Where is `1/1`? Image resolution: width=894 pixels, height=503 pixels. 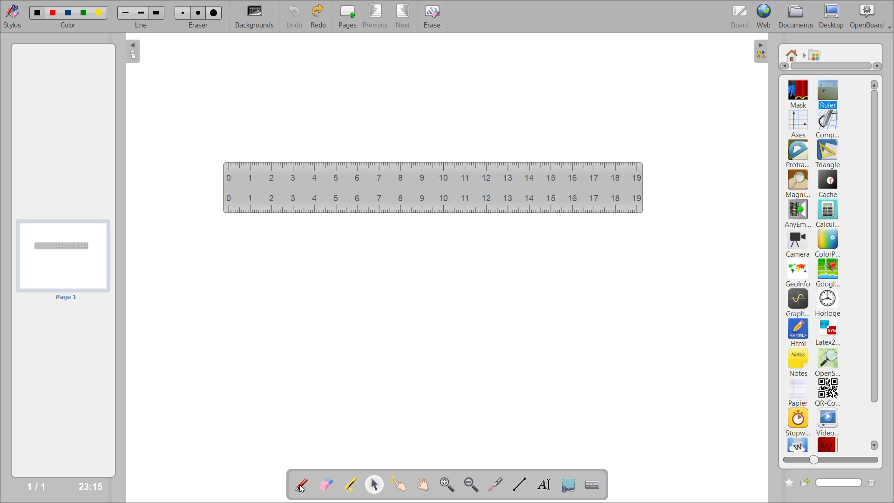 1/1 is located at coordinates (39, 487).